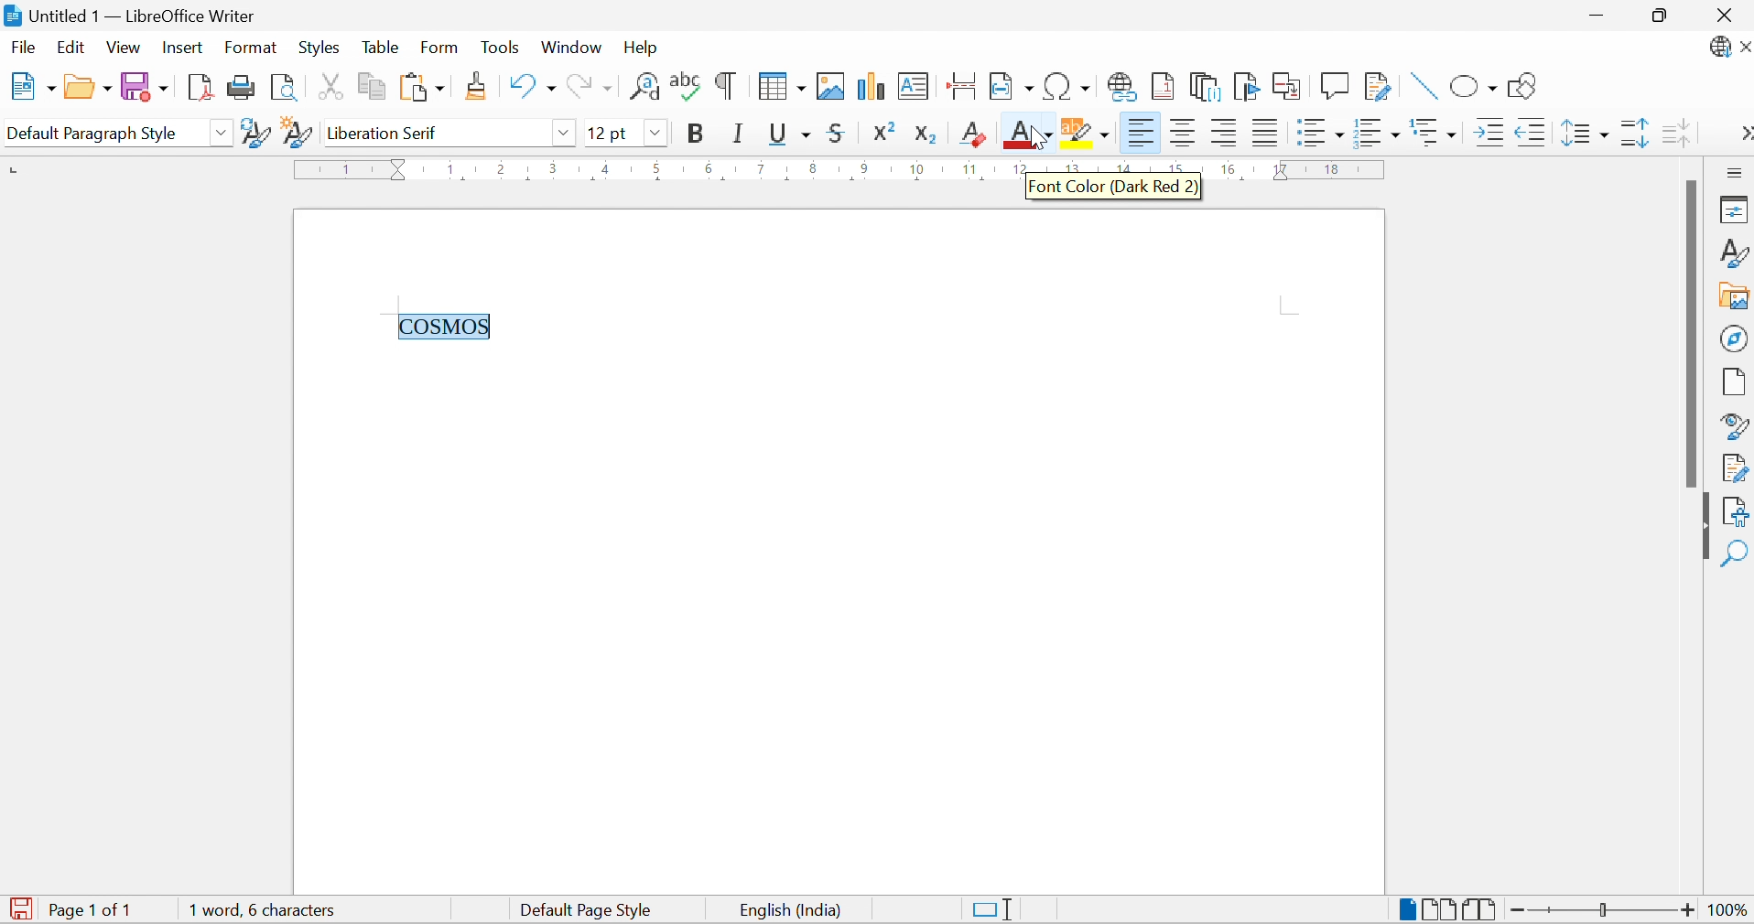 The width and height of the screenshot is (1754, 924). I want to click on Style Inspector, so click(1736, 426).